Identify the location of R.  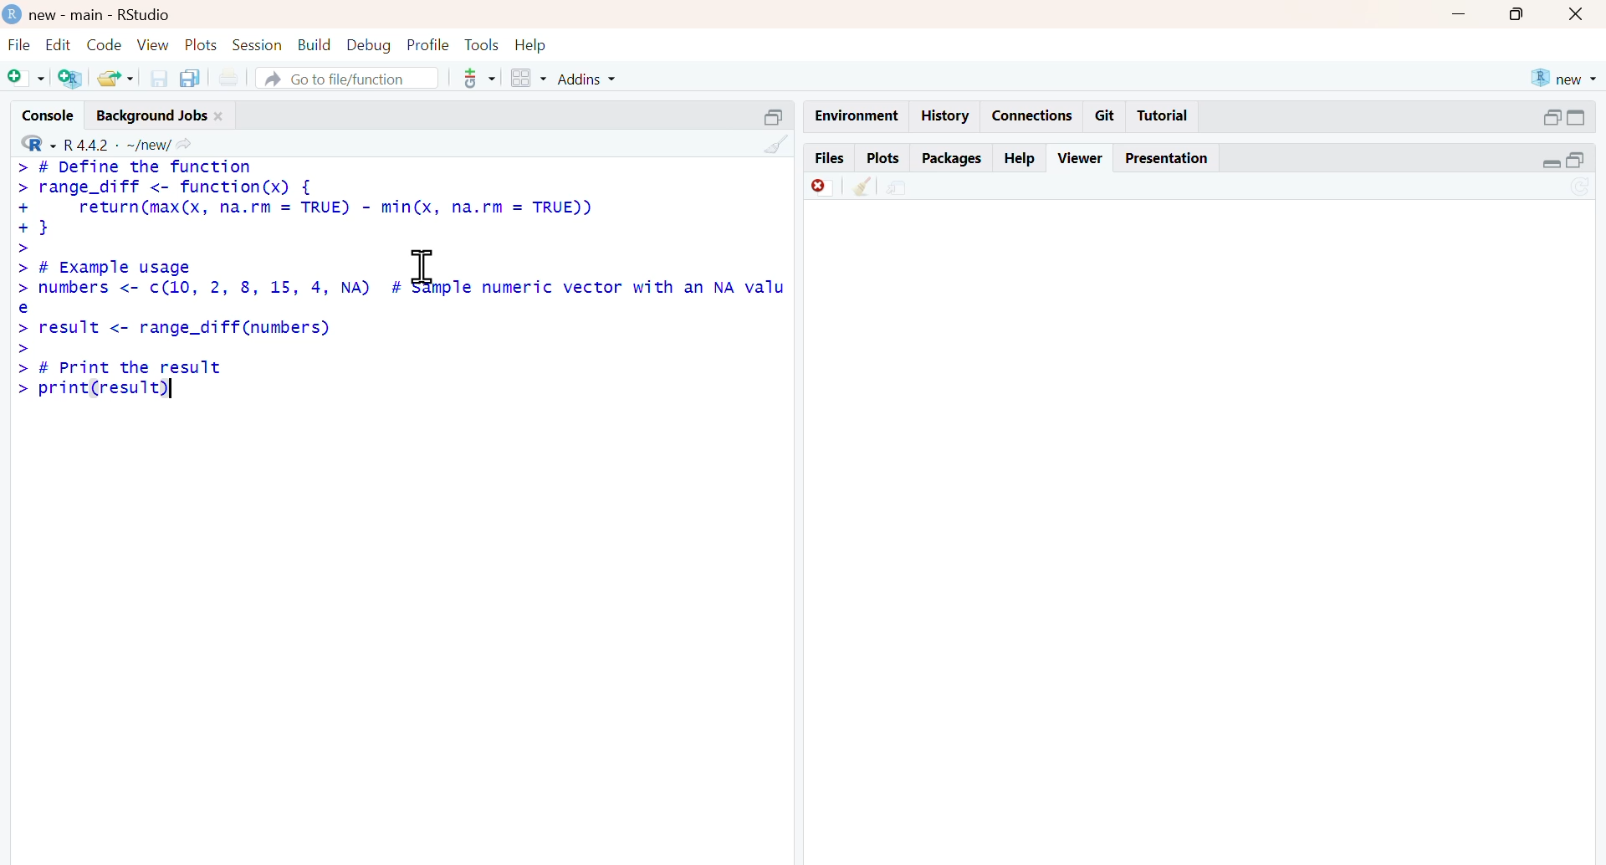
(38, 142).